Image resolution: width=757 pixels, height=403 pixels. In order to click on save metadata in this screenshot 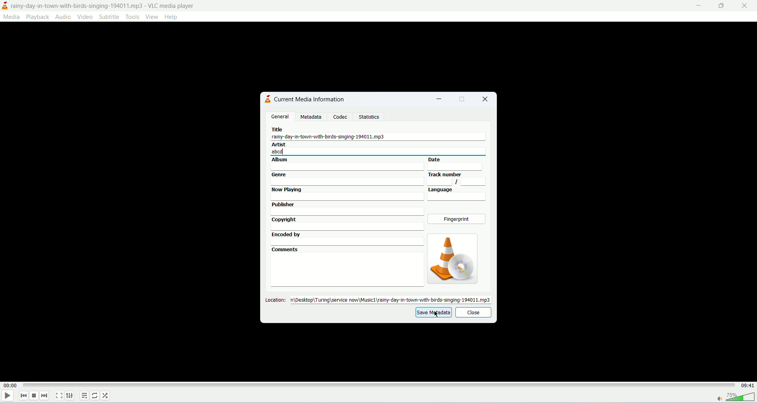, I will do `click(433, 313)`.